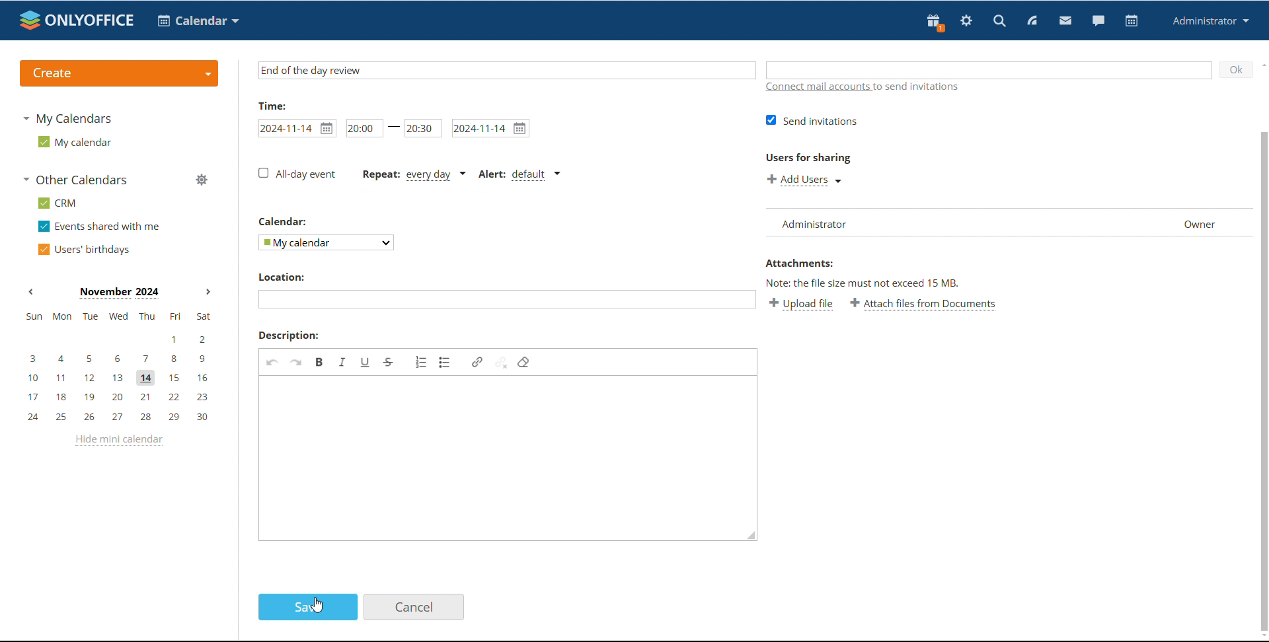 The width and height of the screenshot is (1269, 642). Describe the element at coordinates (808, 158) in the screenshot. I see `Users for sharing` at that location.